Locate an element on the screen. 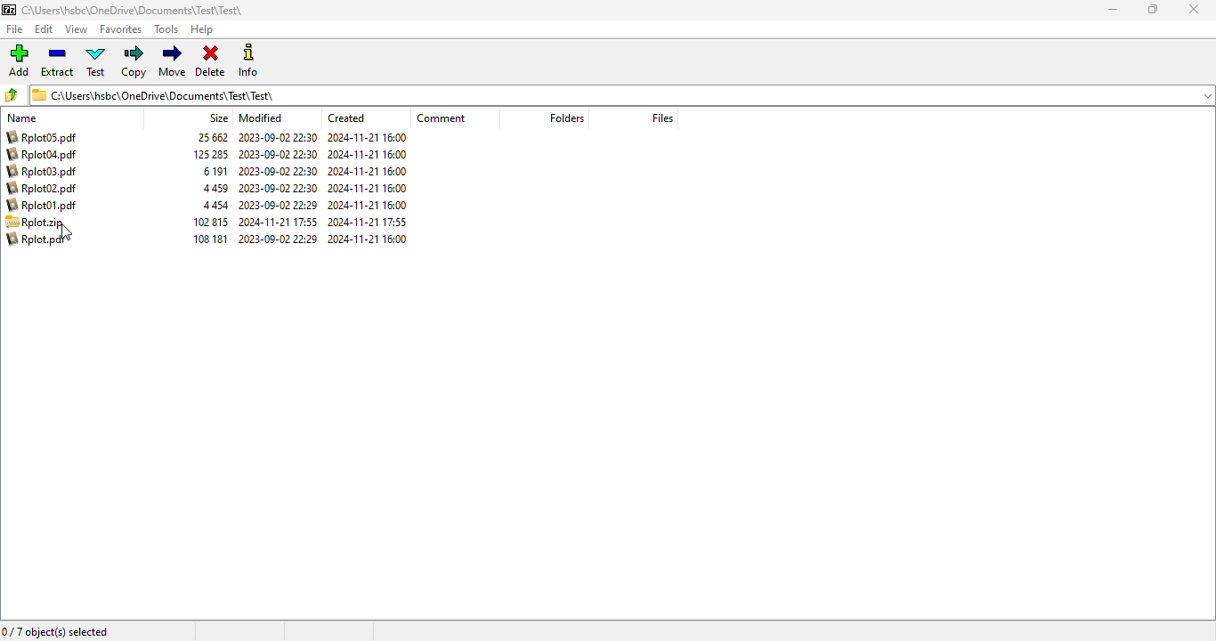 The height and width of the screenshot is (641, 1216). add is located at coordinates (20, 60).